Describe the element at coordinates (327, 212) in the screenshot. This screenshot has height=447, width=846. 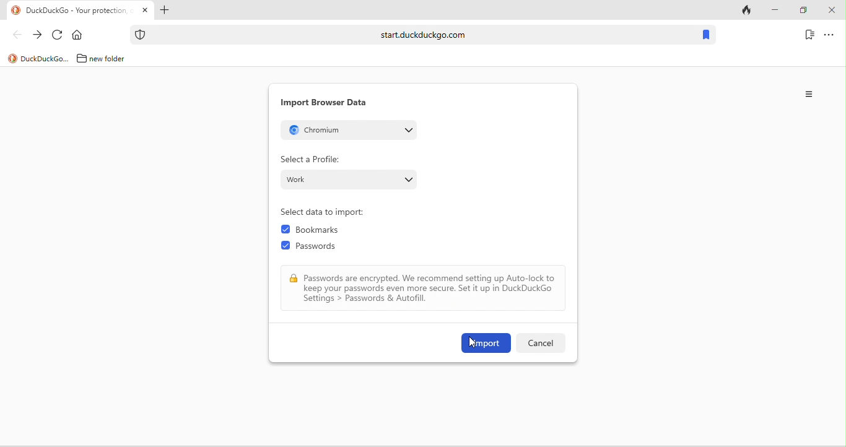
I see `select data to import` at that location.